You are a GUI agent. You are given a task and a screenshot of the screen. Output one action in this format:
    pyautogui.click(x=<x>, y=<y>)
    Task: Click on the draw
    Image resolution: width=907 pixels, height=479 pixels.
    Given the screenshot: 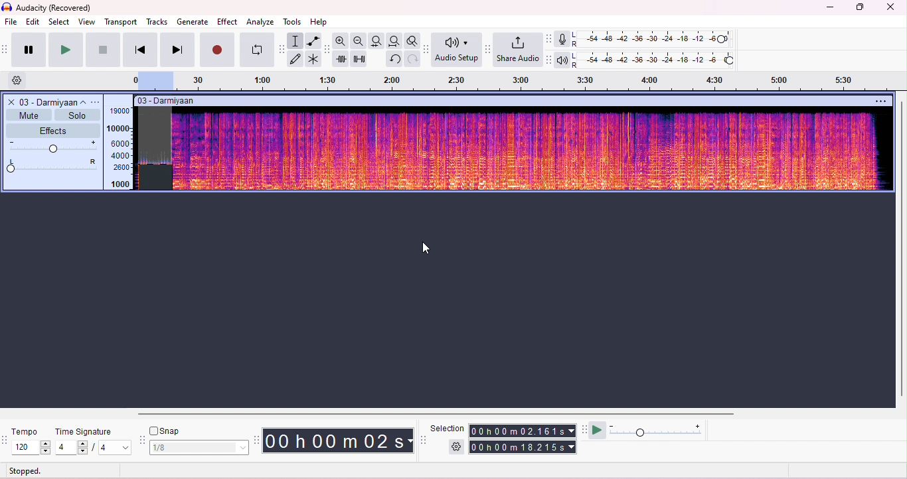 What is the action you would take?
    pyautogui.click(x=297, y=58)
    